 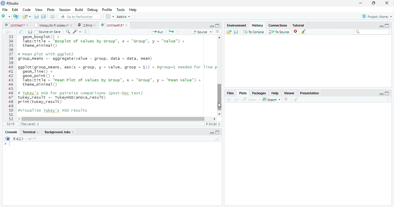 I want to click on Environment, so click(x=237, y=25).